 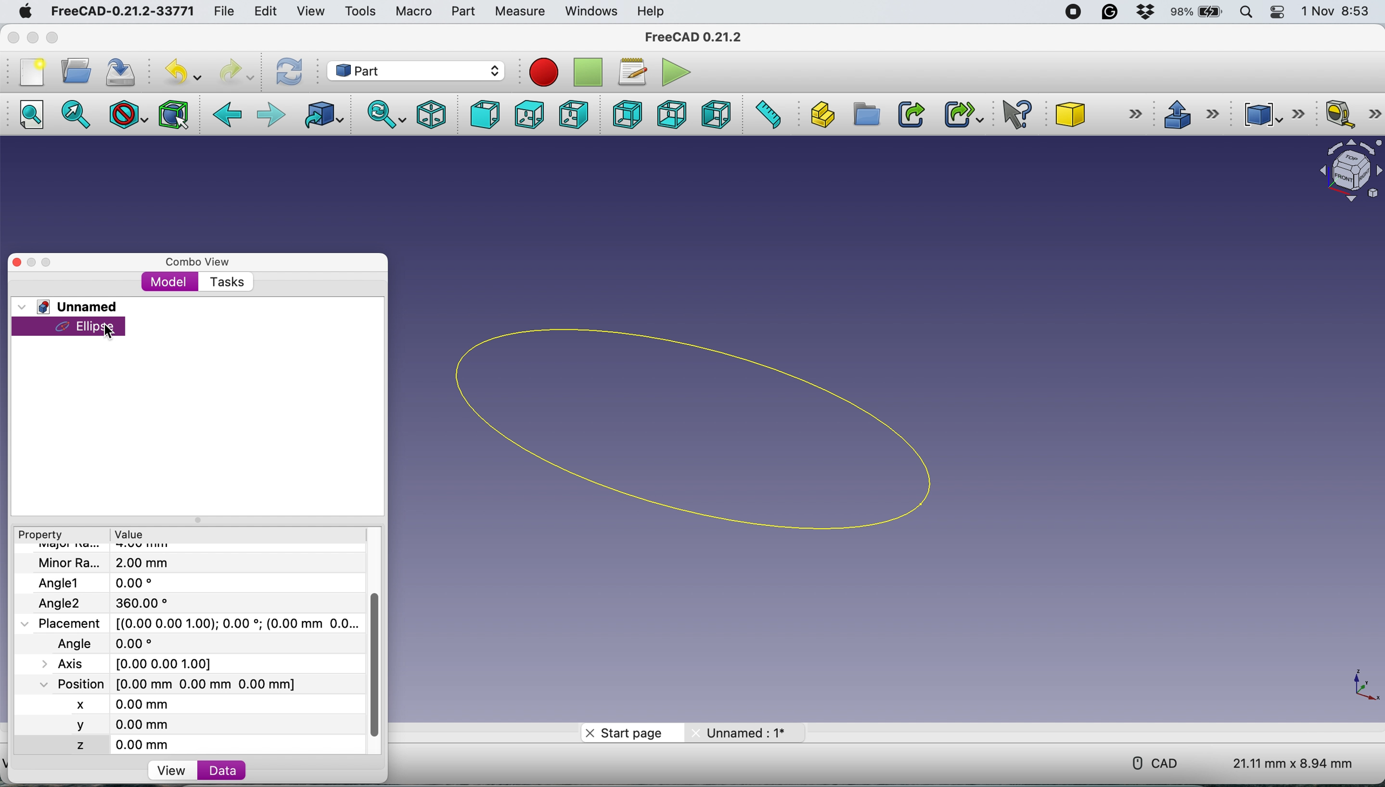 What do you see at coordinates (462, 12) in the screenshot?
I see `part` at bounding box center [462, 12].